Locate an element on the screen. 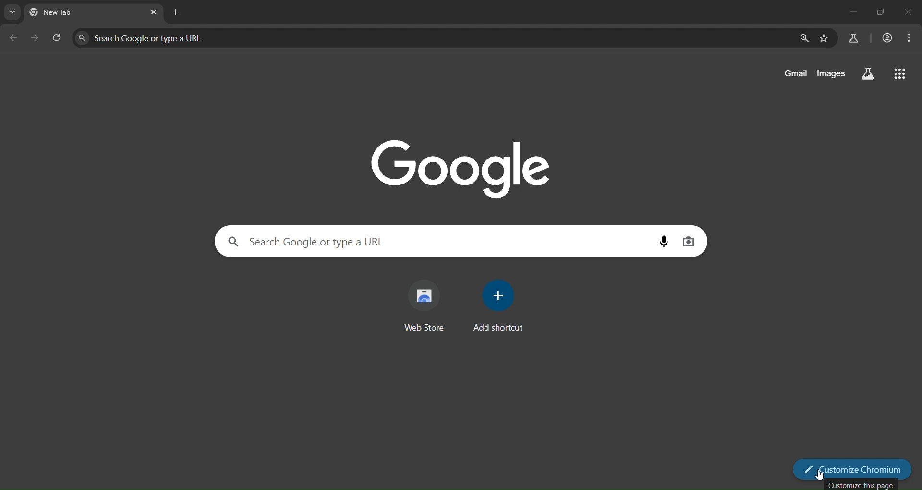 Image resolution: width=922 pixels, height=490 pixels. go back one page is located at coordinates (13, 37).